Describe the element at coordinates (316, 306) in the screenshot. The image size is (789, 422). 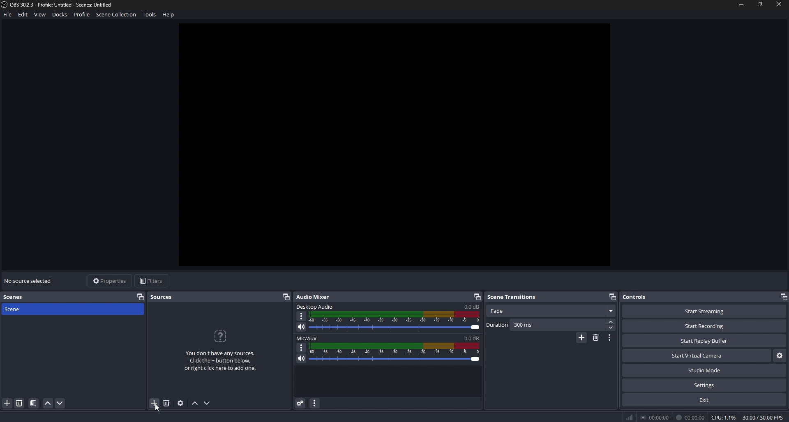
I see `desktop audio` at that location.